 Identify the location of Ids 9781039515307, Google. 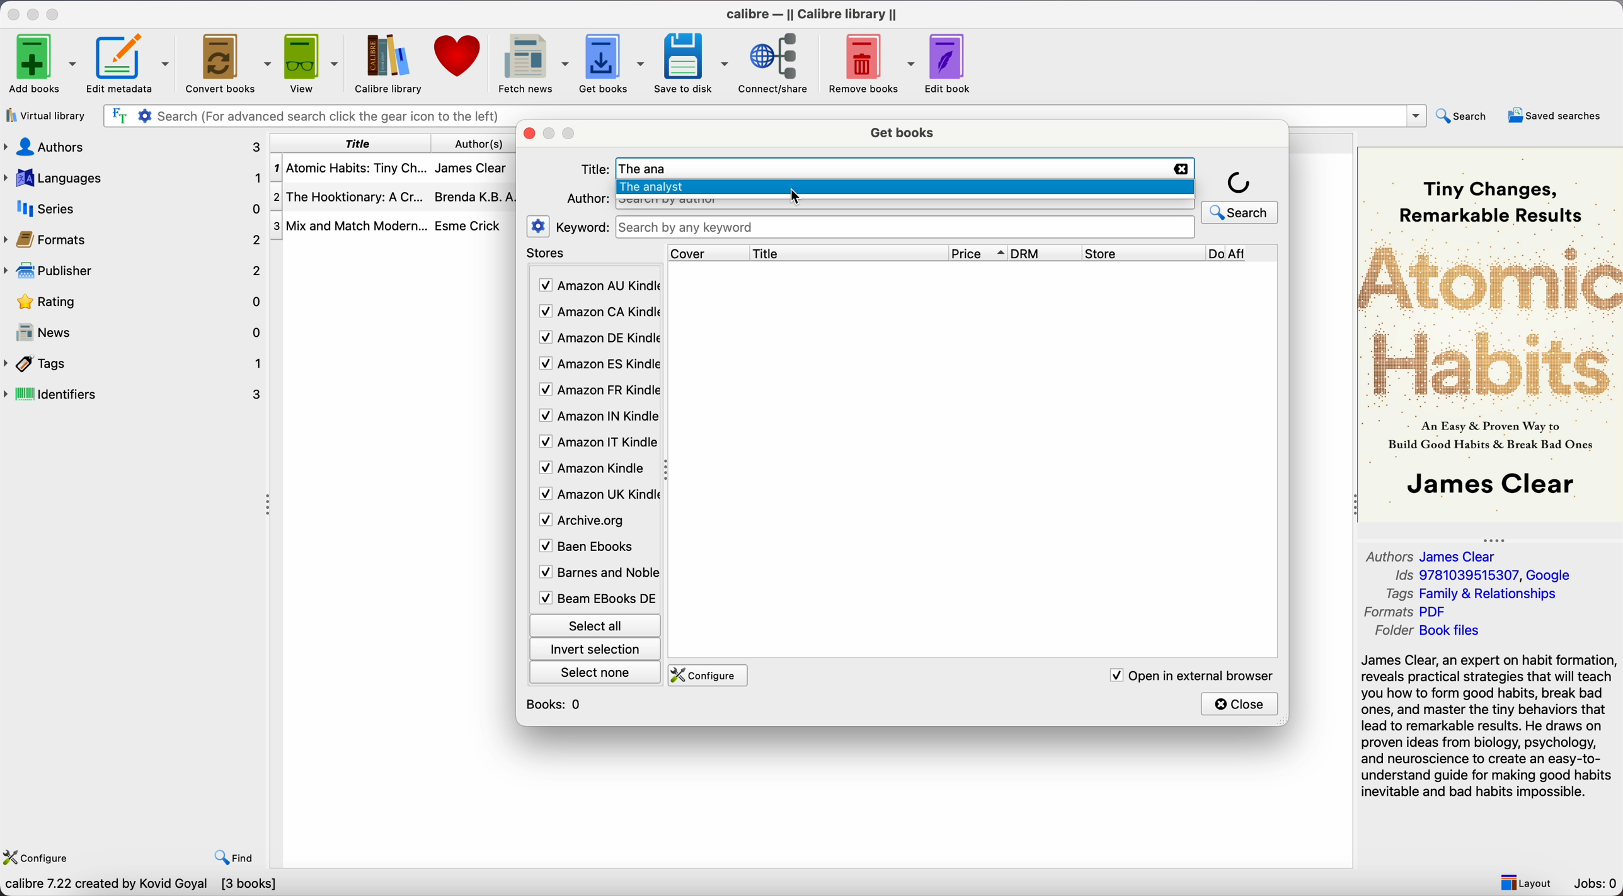
(1484, 576).